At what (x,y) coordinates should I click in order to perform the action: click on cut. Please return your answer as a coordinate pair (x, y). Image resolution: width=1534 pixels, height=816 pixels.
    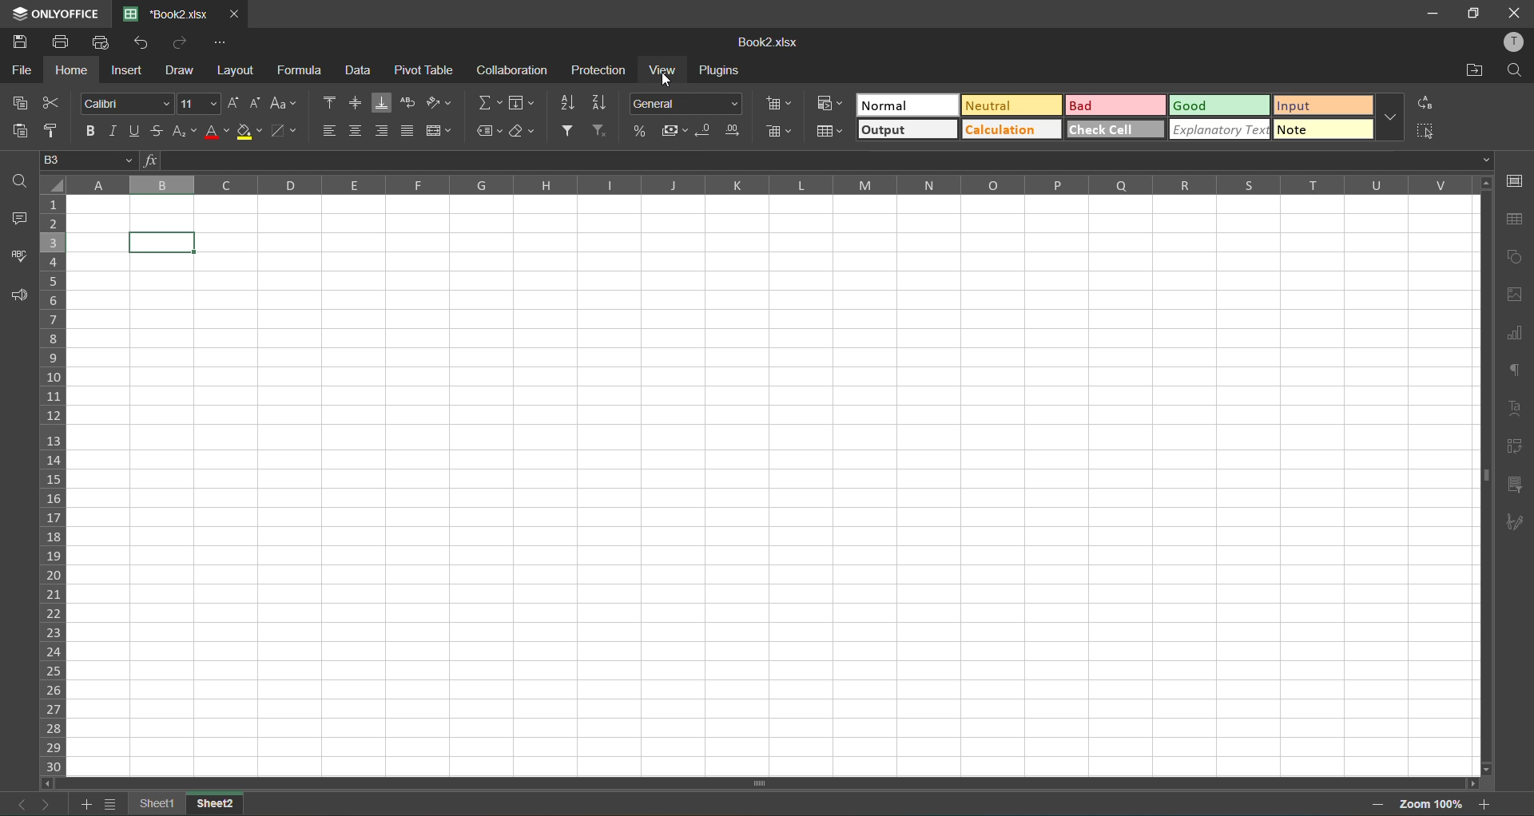
    Looking at the image, I should click on (51, 105).